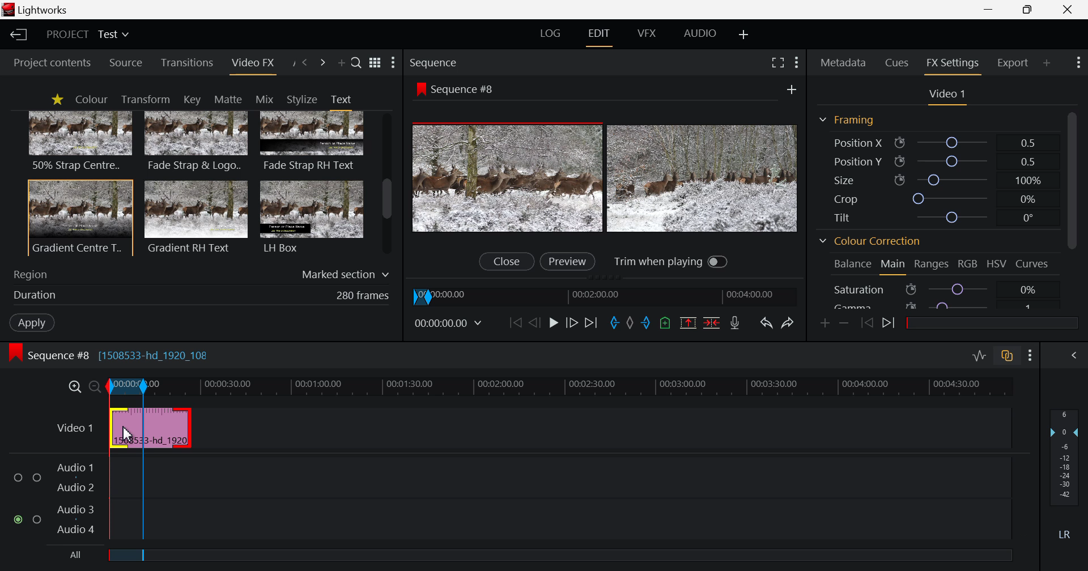 This screenshot has width=1088, height=571. I want to click on Remove marked section, so click(688, 322).